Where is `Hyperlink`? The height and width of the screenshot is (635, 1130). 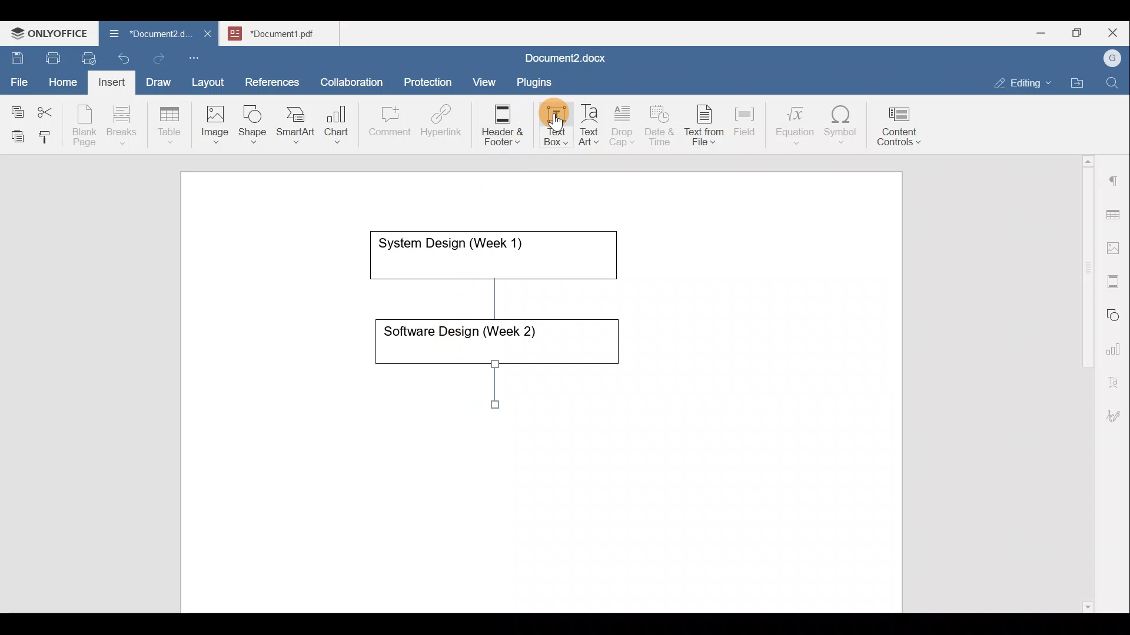
Hyperlink is located at coordinates (445, 124).